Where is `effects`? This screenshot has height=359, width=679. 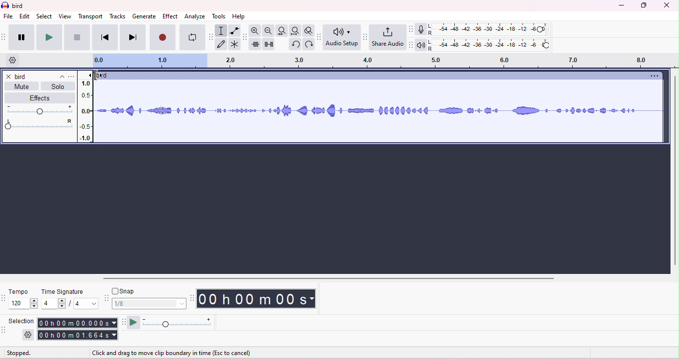 effects is located at coordinates (36, 98).